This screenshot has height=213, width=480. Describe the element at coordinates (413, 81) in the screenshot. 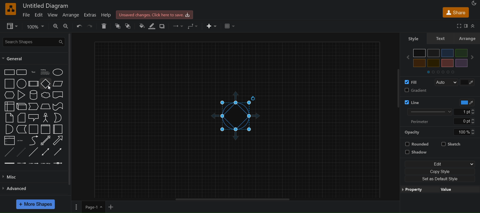

I see `fill color` at that location.